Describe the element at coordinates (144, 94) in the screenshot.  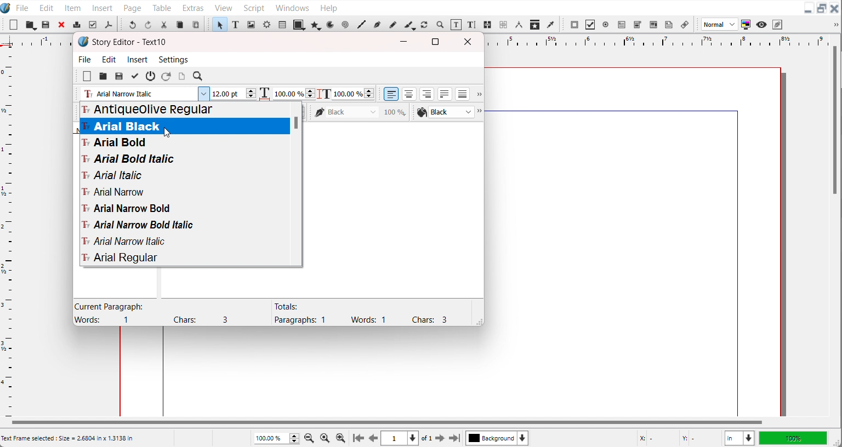
I see `Font type` at that location.